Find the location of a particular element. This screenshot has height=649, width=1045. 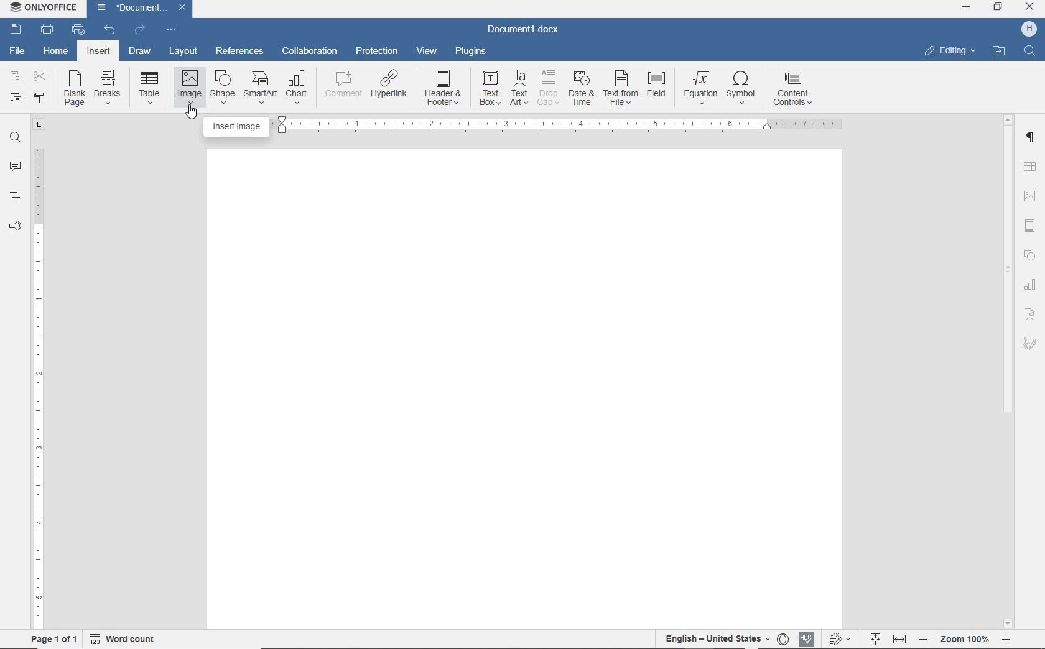

Document1(document name) is located at coordinates (143, 8).